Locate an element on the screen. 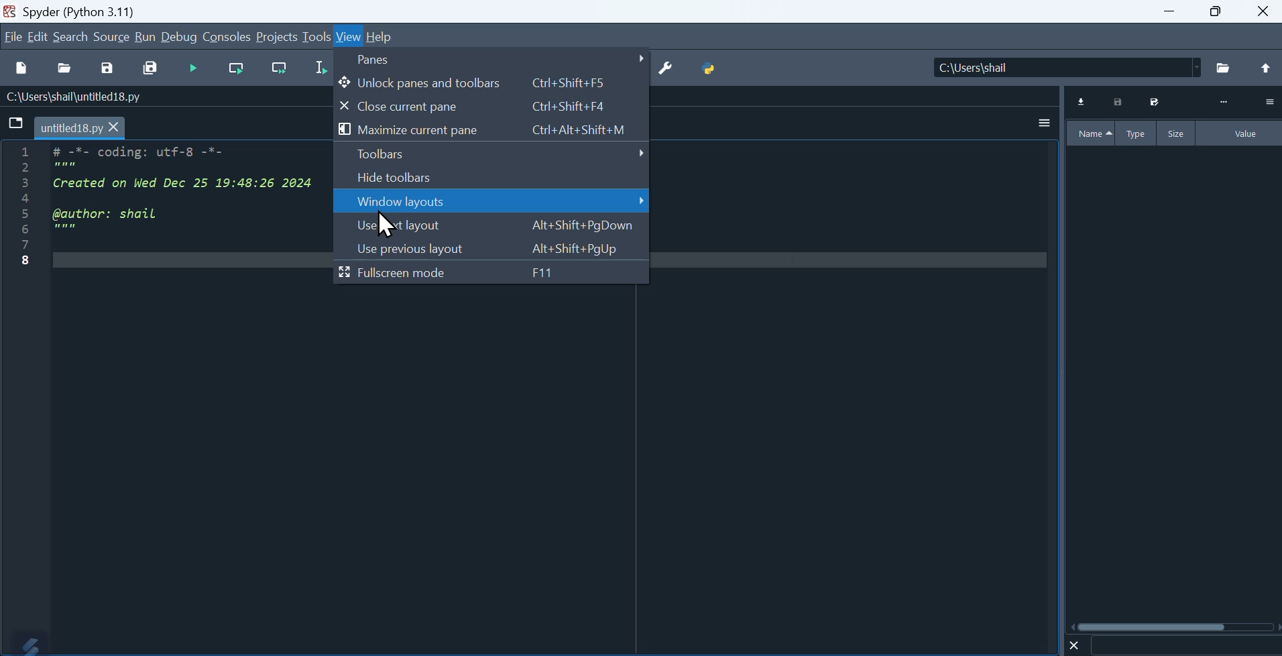 The height and width of the screenshot is (656, 1282). Python path manager is located at coordinates (710, 69).